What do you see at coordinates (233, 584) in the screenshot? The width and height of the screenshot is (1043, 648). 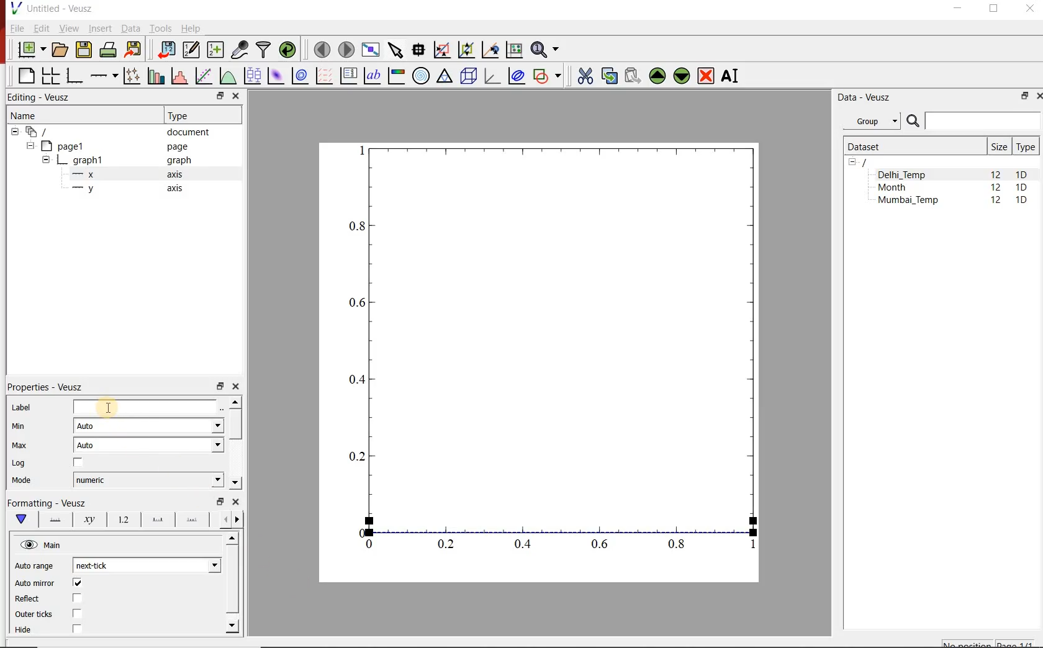 I see `scrollbar` at bounding box center [233, 584].